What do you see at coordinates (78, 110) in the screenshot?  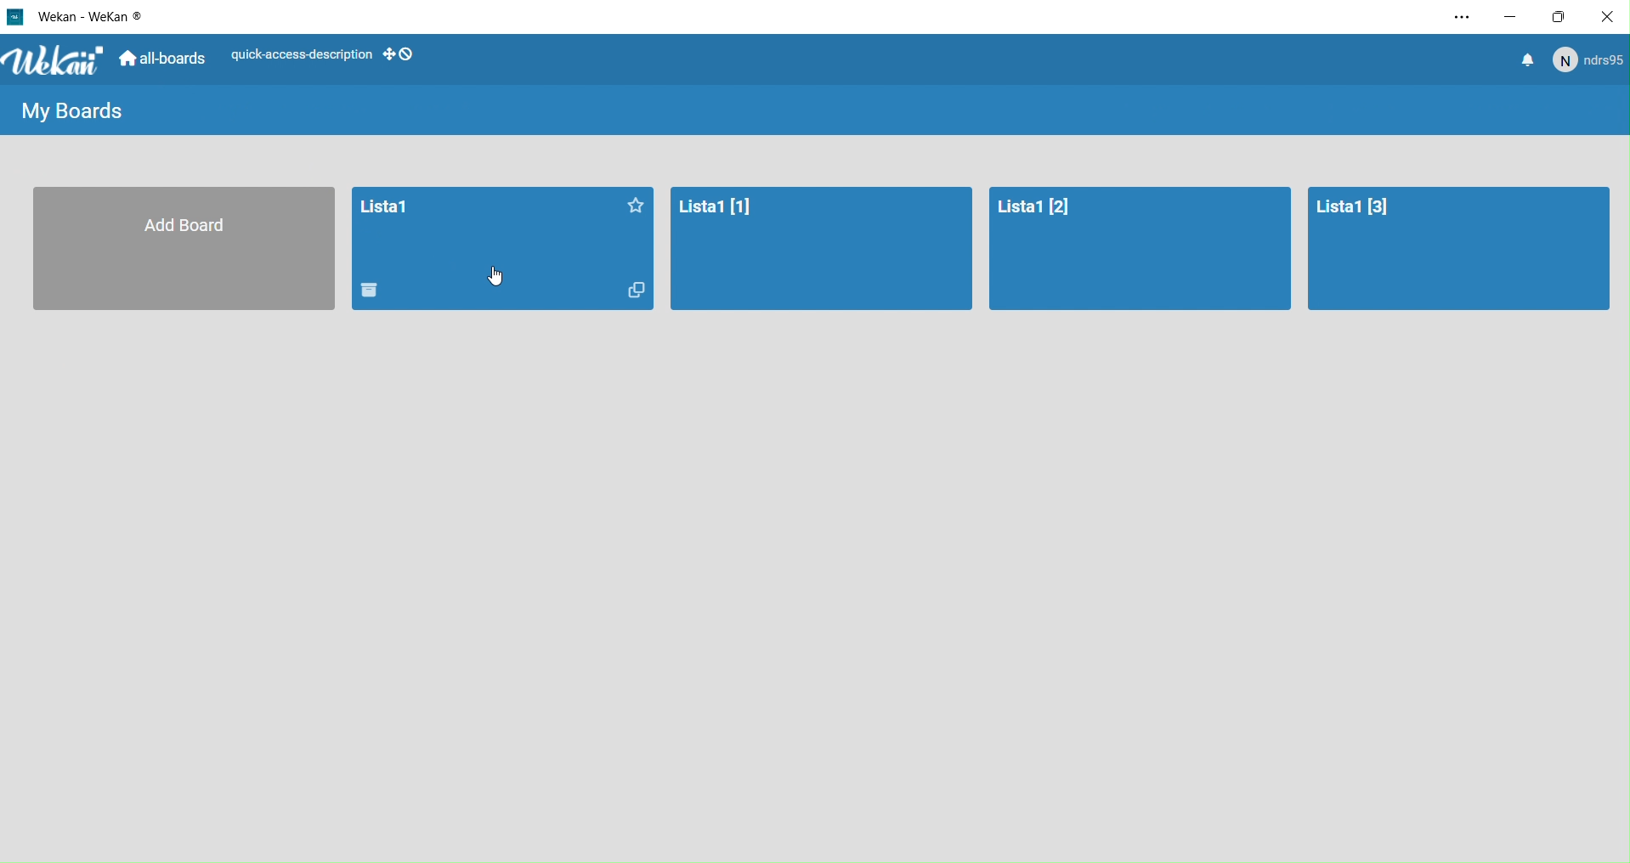 I see `Boards` at bounding box center [78, 110].